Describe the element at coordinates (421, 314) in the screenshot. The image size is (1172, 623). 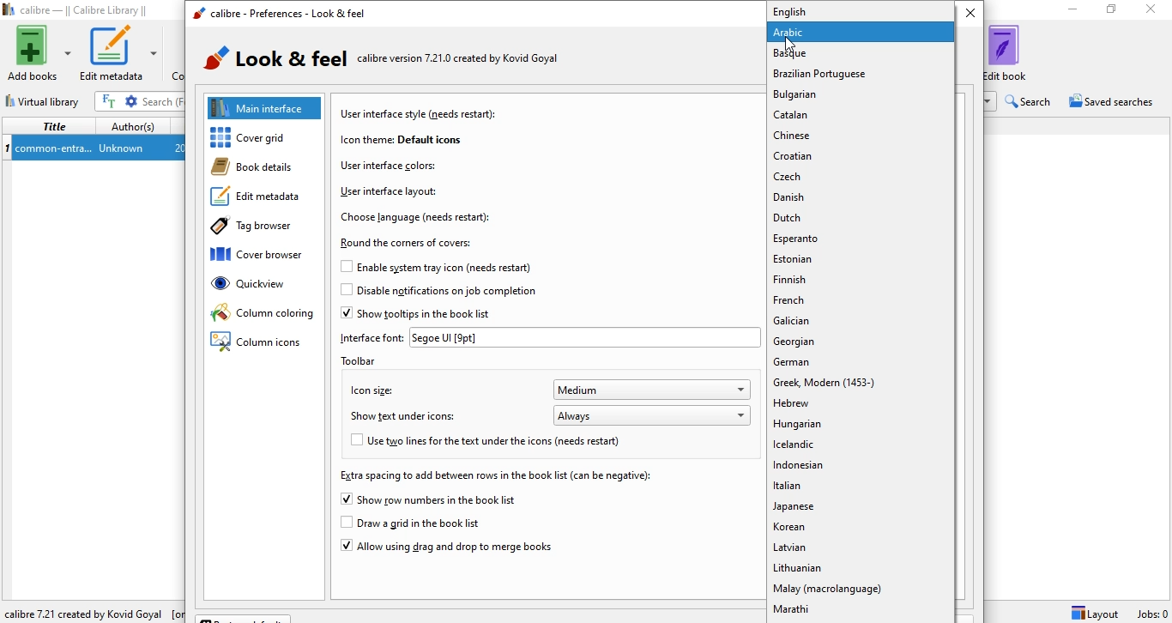
I see `show tooltips in the book list` at that location.